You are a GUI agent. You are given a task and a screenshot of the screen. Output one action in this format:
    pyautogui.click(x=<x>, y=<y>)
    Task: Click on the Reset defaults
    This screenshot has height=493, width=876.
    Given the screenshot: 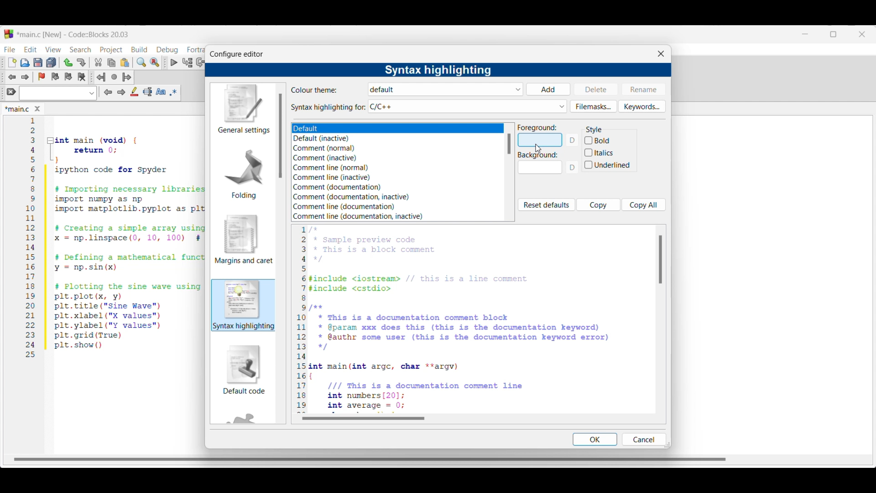 What is the action you would take?
    pyautogui.click(x=546, y=205)
    